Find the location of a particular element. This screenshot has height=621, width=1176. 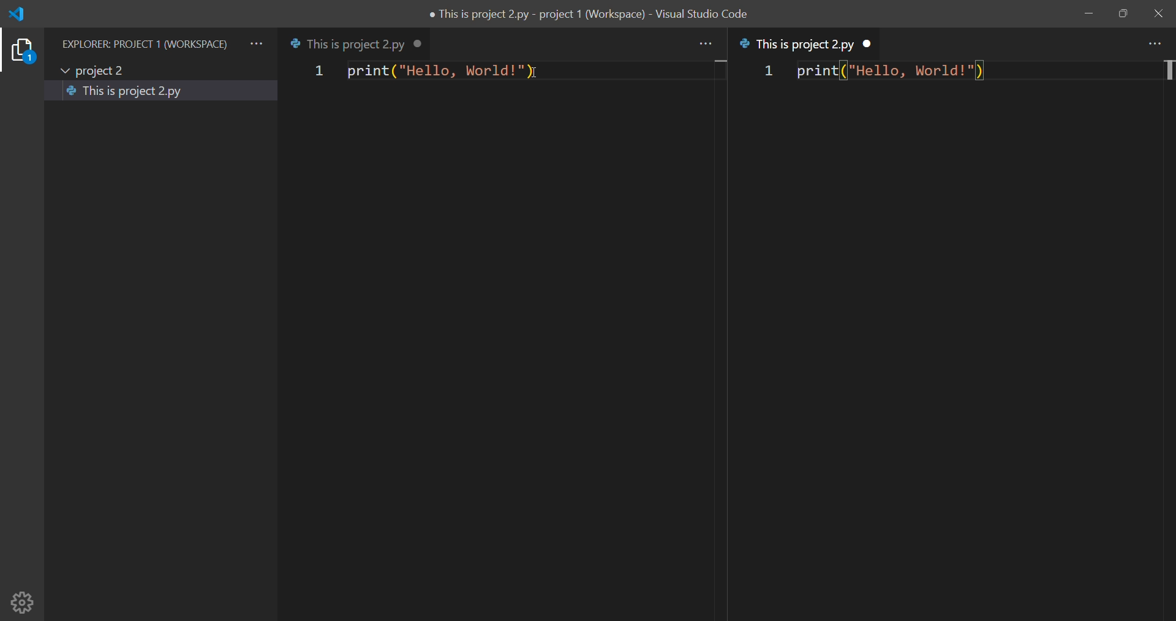

minimize is located at coordinates (1088, 14).